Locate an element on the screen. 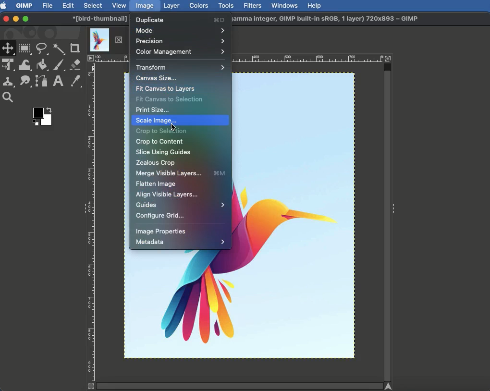 This screenshot has width=490, height=391. Options is located at coordinates (90, 57).